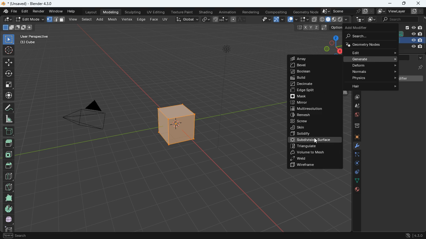 The image size is (426, 239). Describe the element at coordinates (56, 12) in the screenshot. I see `window` at that location.